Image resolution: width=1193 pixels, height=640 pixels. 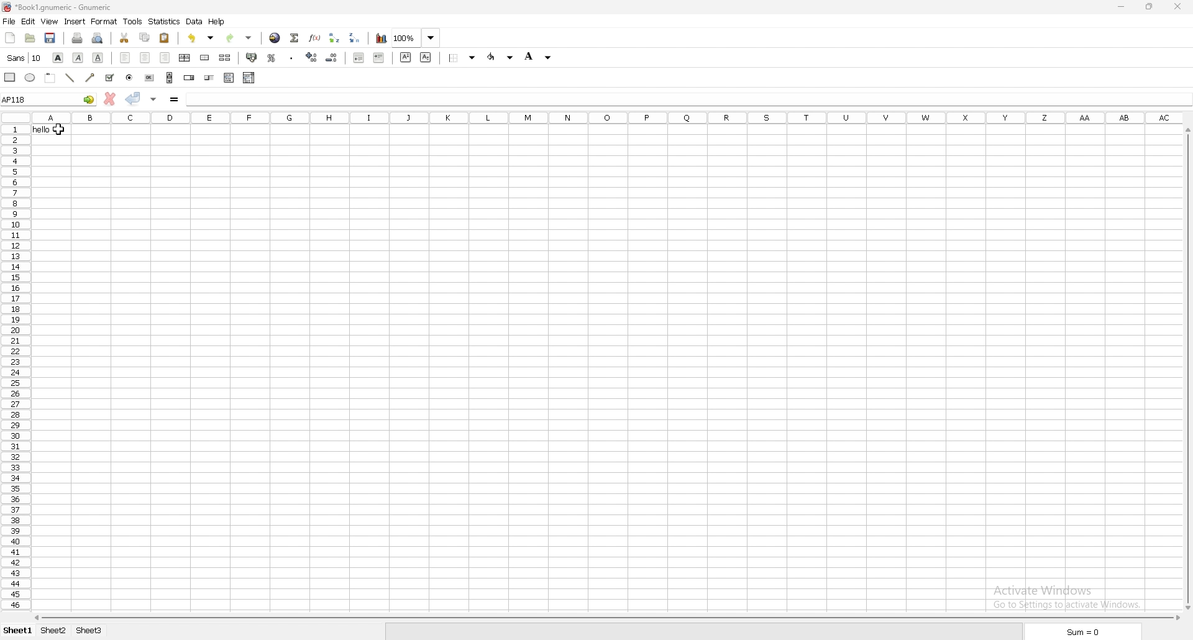 I want to click on checkbox, so click(x=110, y=78).